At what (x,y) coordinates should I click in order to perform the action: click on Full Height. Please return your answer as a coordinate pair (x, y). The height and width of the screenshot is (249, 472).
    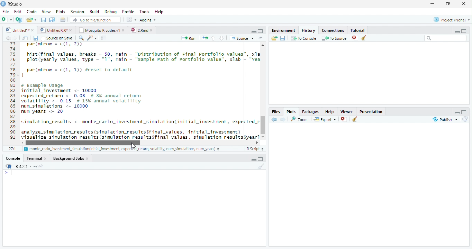
    Looking at the image, I should click on (262, 158).